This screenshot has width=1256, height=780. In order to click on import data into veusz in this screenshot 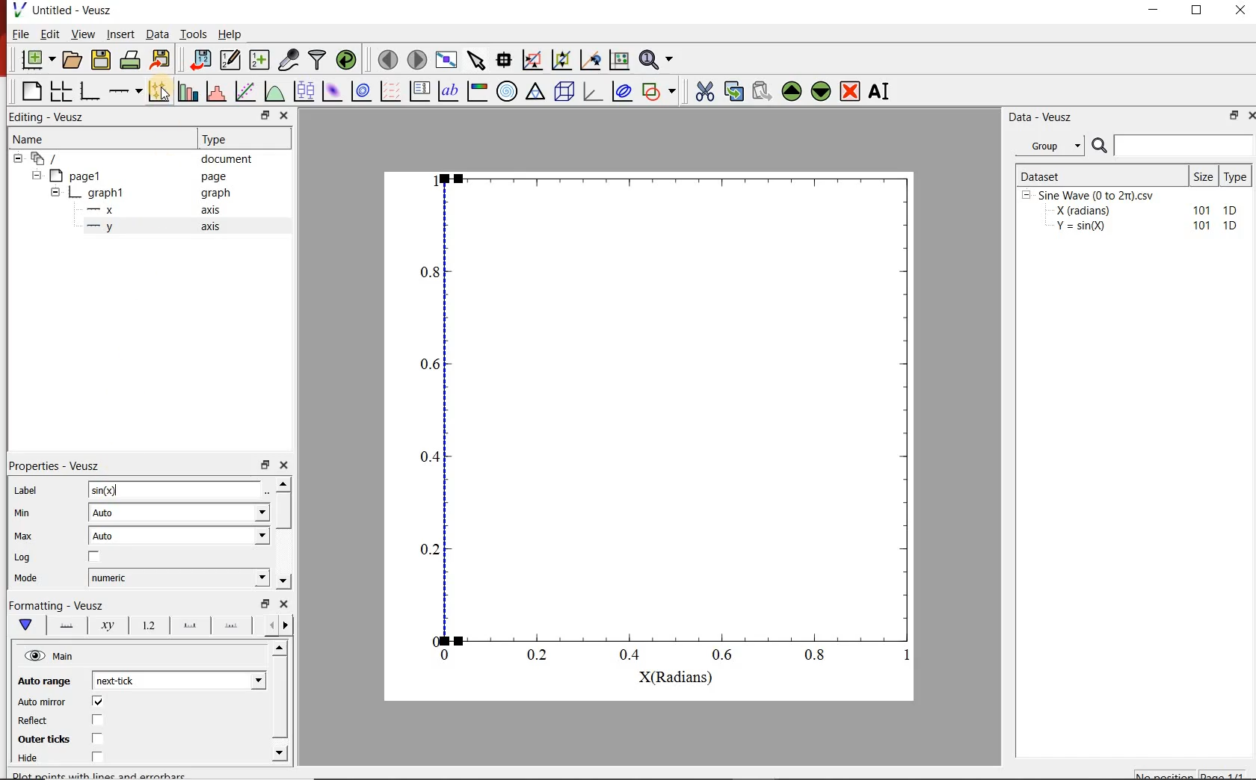, I will do `click(199, 59)`.